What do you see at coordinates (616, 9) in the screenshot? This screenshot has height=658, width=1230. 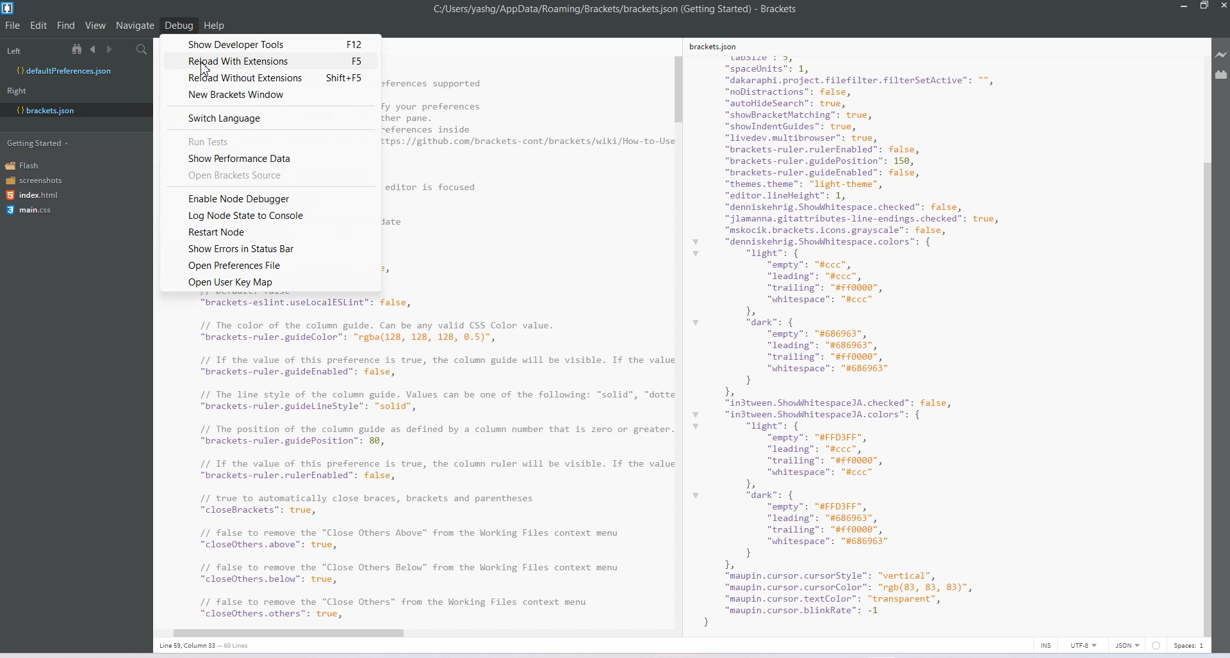 I see `C:/Users/yashg/AppData/Roaming/Brackets/brackets json (Getting Started) - Brackets` at bounding box center [616, 9].